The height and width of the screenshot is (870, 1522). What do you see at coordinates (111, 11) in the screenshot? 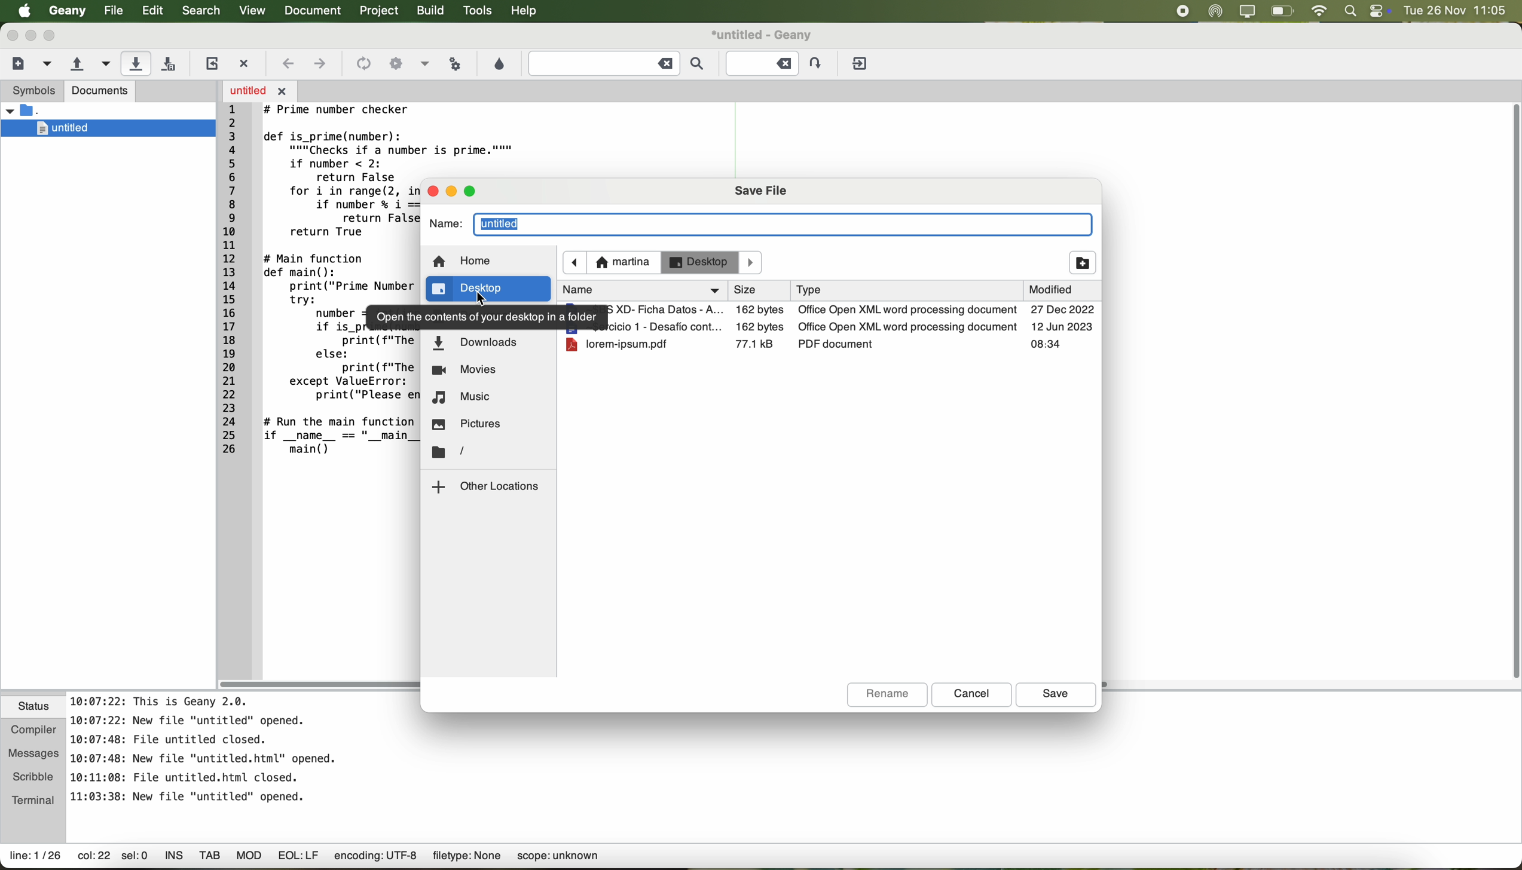
I see `file` at bounding box center [111, 11].